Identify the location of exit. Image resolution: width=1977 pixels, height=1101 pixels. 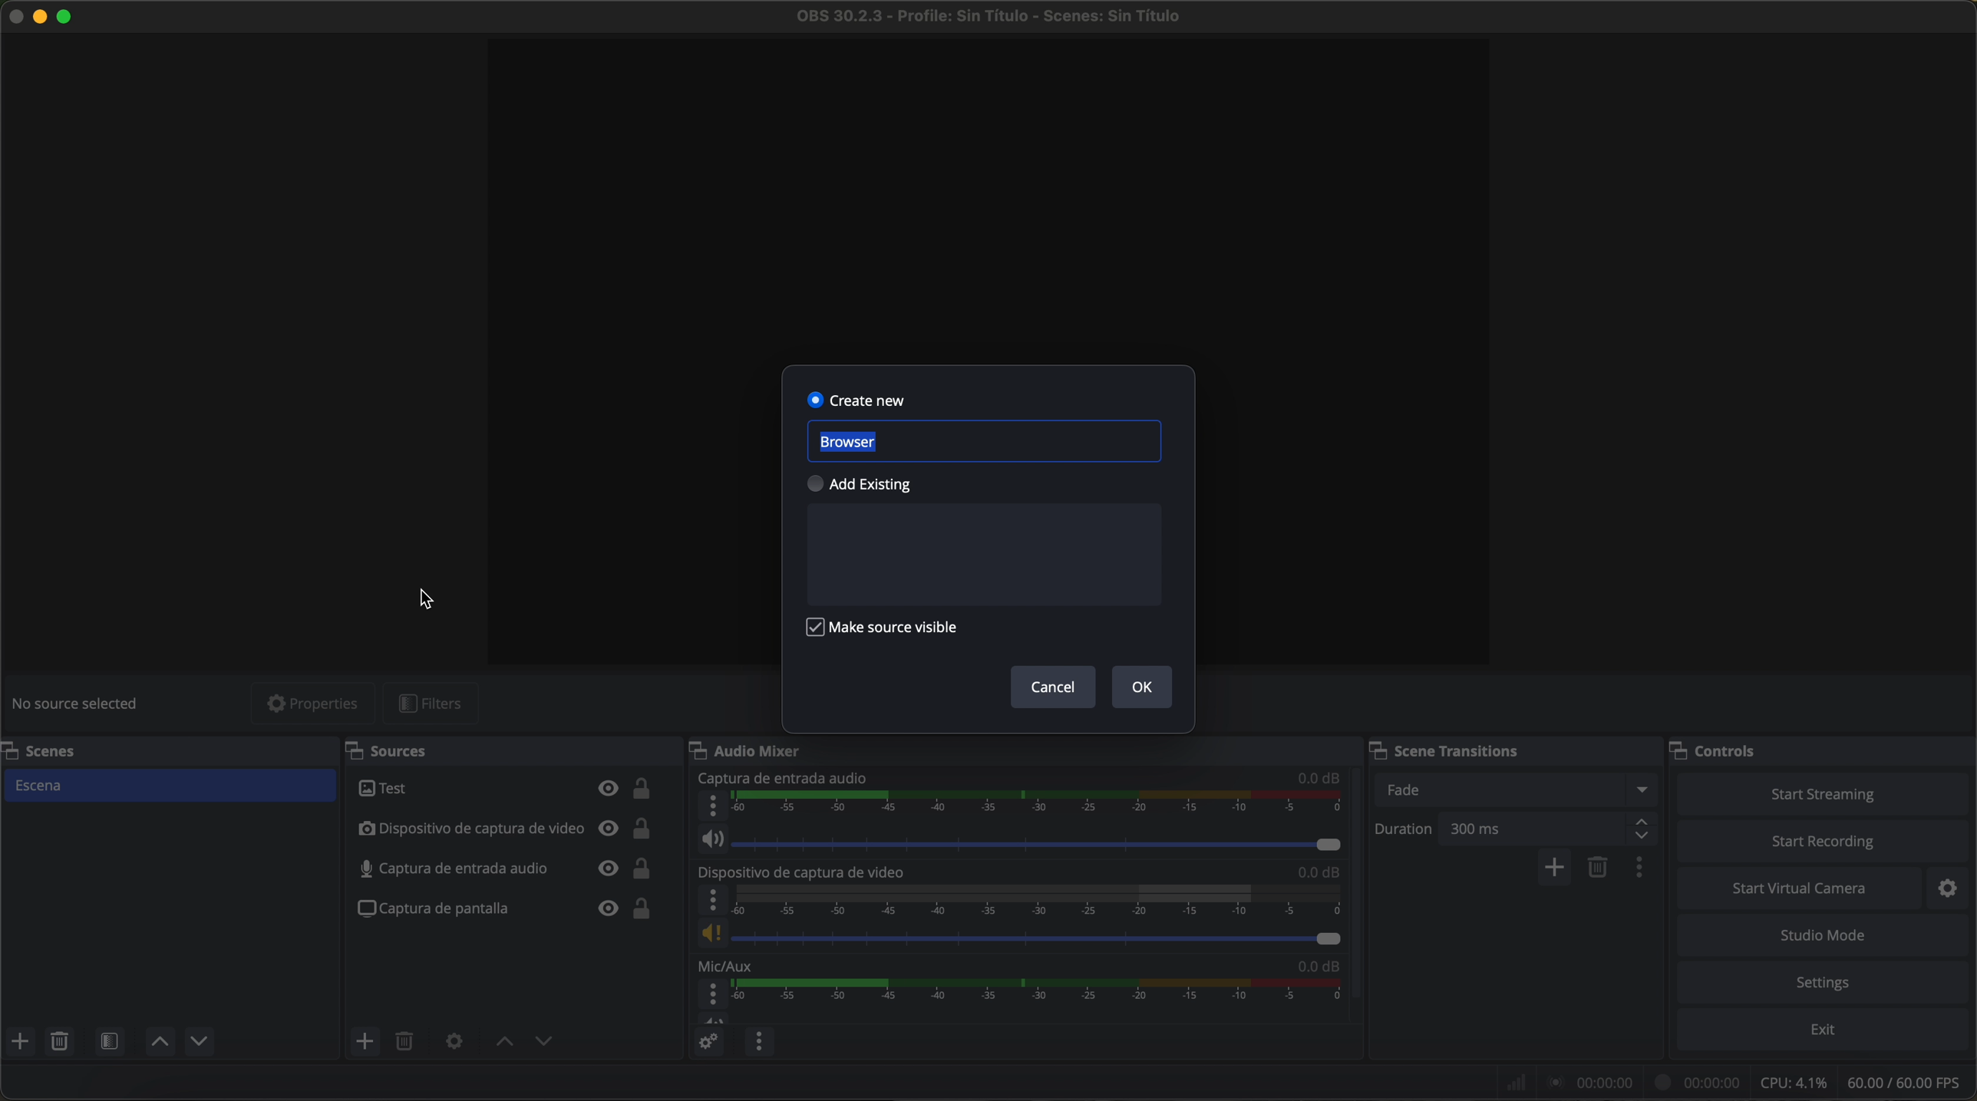
(1827, 1030).